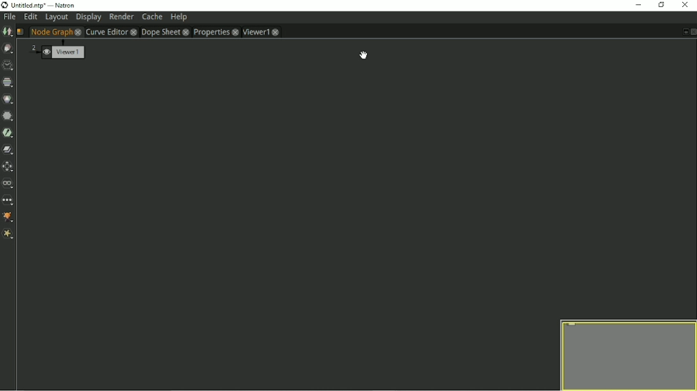 The height and width of the screenshot is (391, 697). Describe the element at coordinates (625, 354) in the screenshot. I see `Preview` at that location.